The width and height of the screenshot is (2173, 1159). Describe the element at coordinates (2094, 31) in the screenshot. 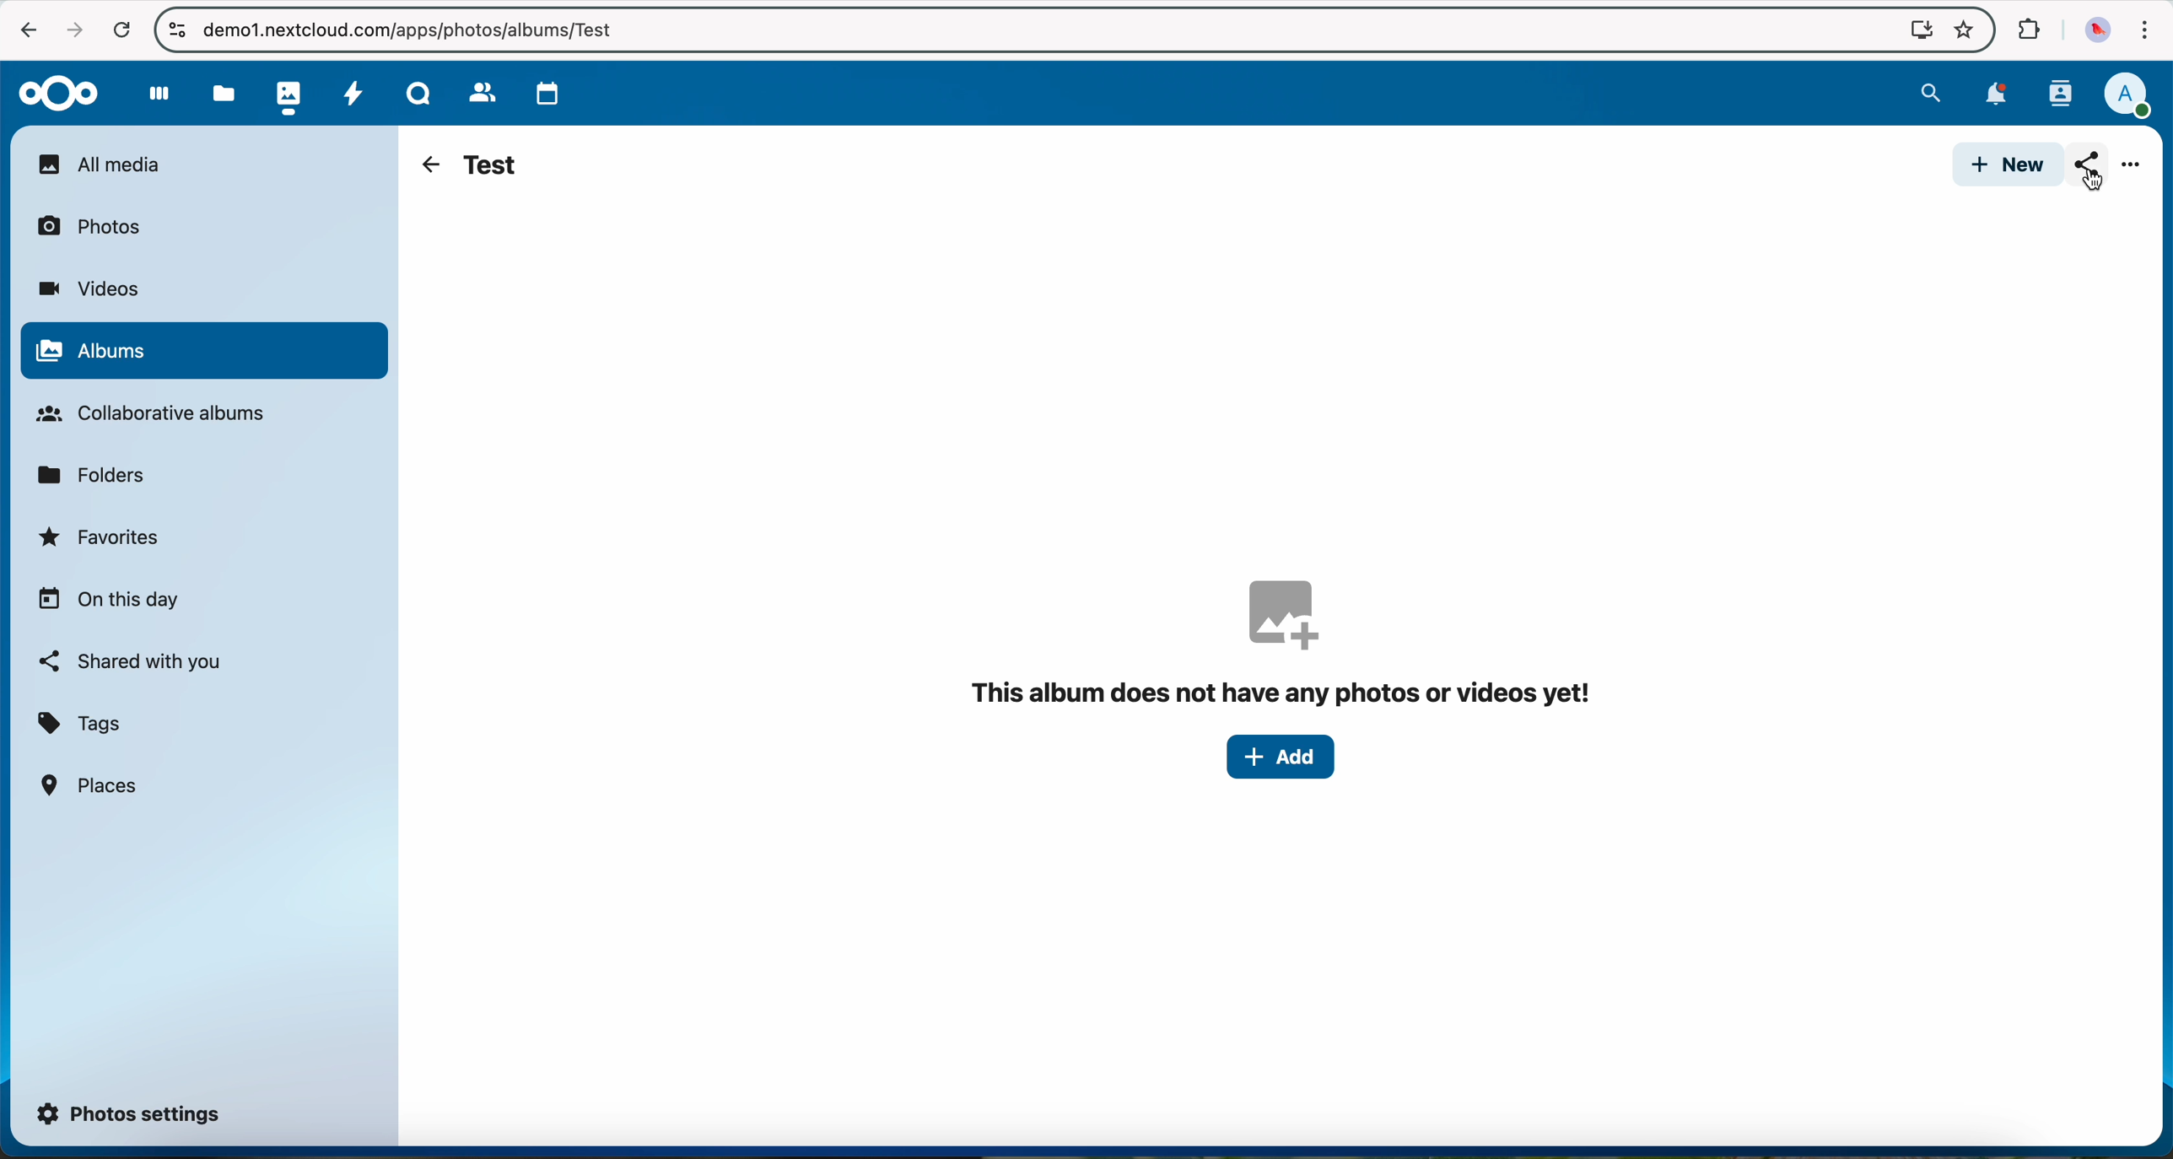

I see `profile picture` at that location.